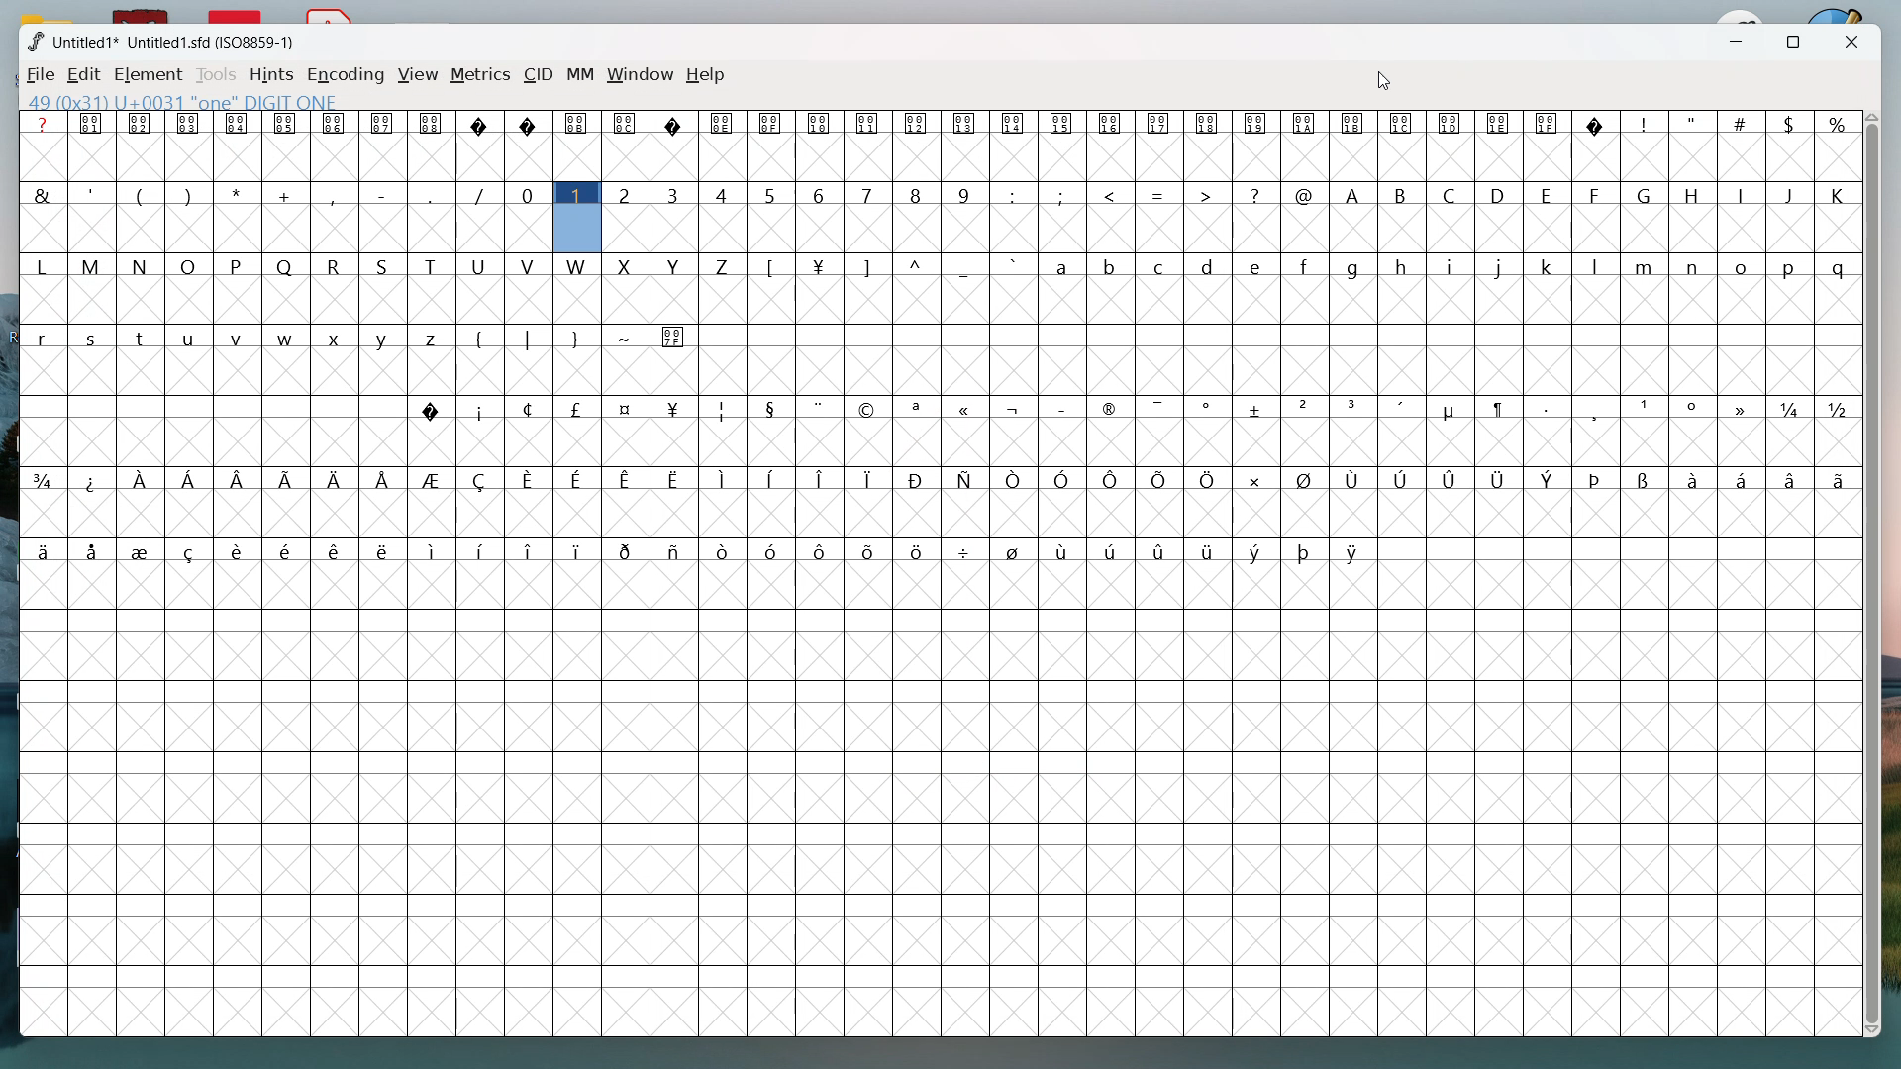 The width and height of the screenshot is (1901, 1069). Describe the element at coordinates (1552, 479) in the screenshot. I see `symbol` at that location.